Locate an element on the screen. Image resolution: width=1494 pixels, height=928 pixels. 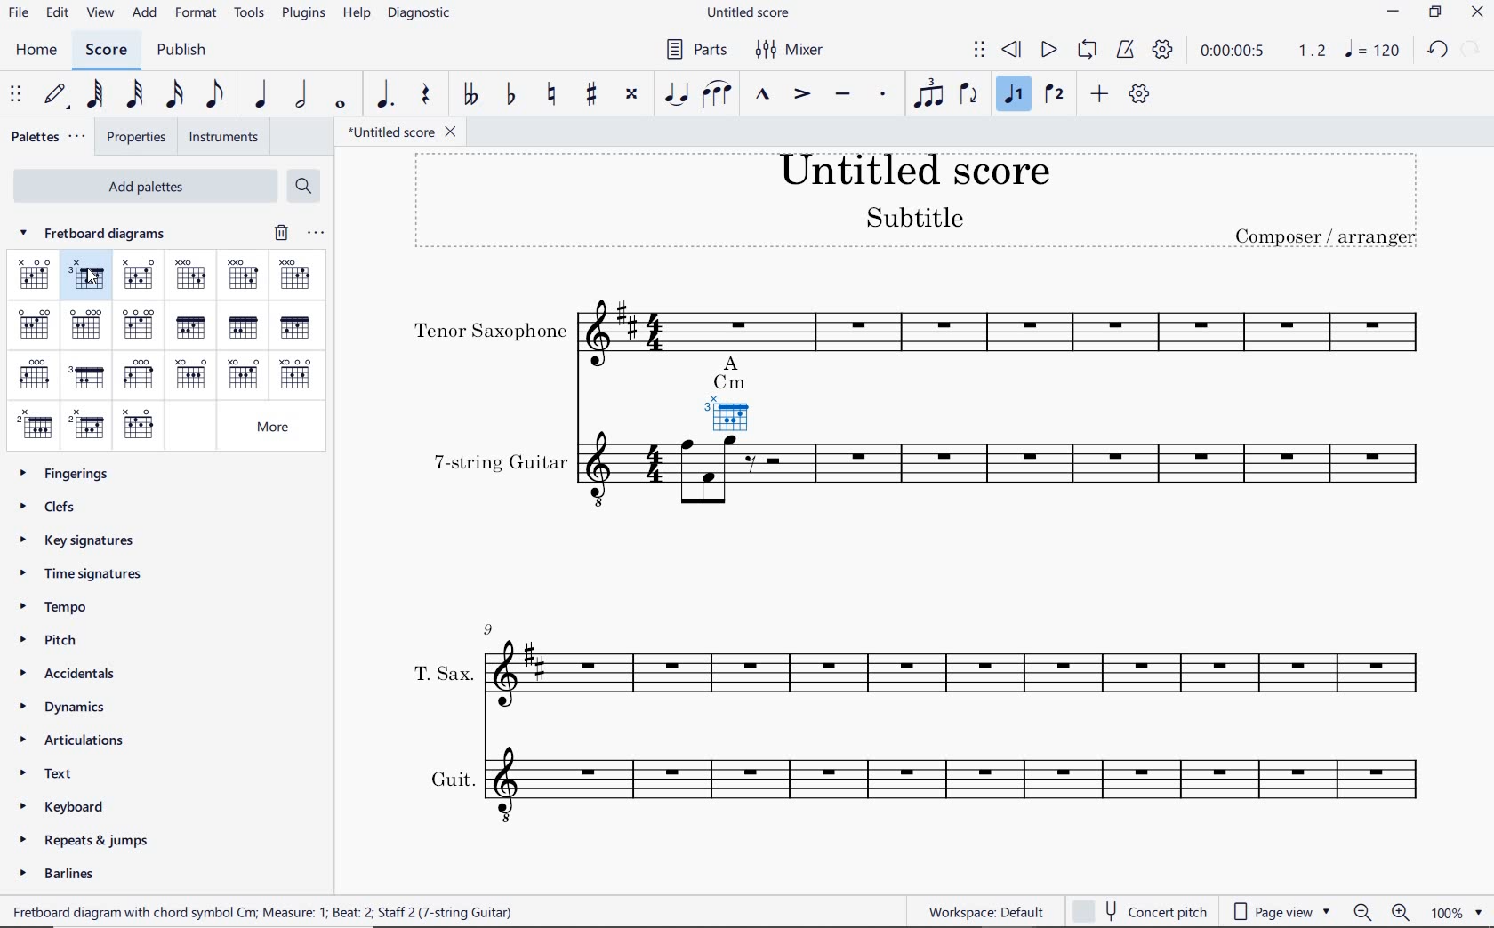
ACCIDENTALS is located at coordinates (81, 676).